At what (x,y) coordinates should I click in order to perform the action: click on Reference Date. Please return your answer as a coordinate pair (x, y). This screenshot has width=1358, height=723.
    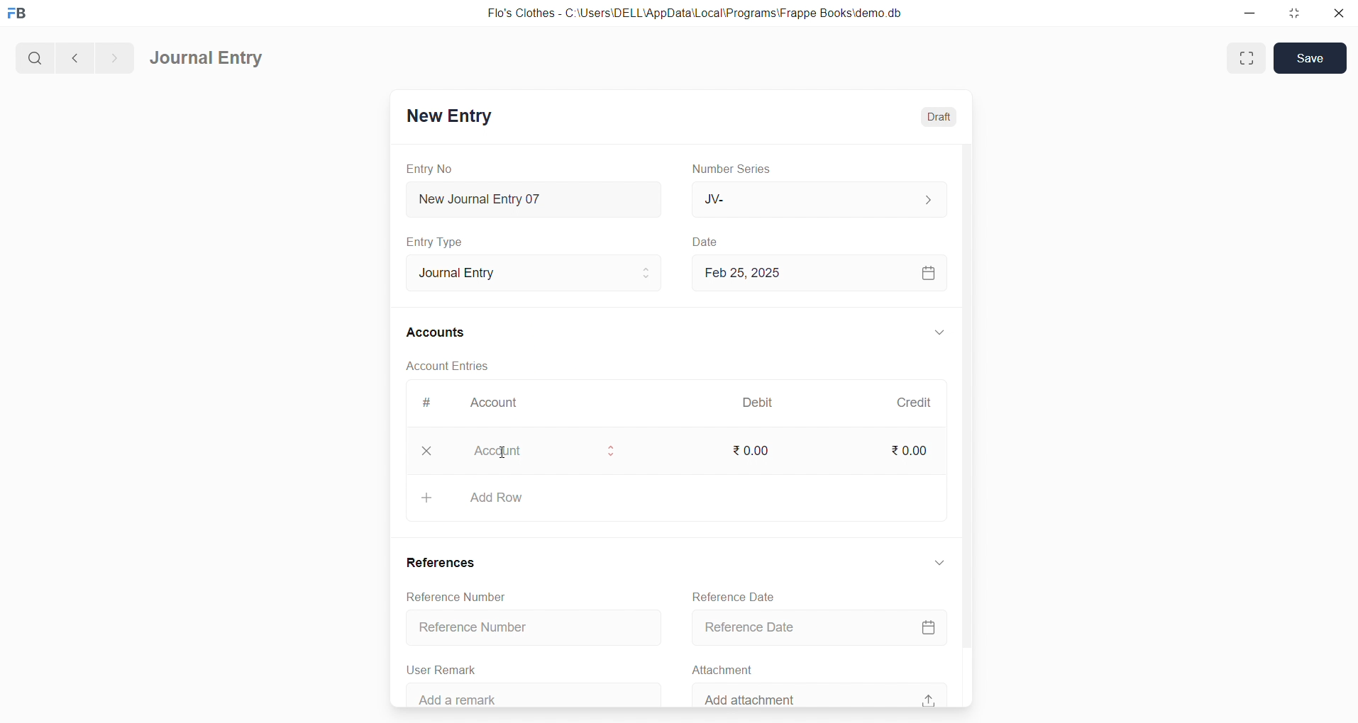
    Looking at the image, I should click on (735, 595).